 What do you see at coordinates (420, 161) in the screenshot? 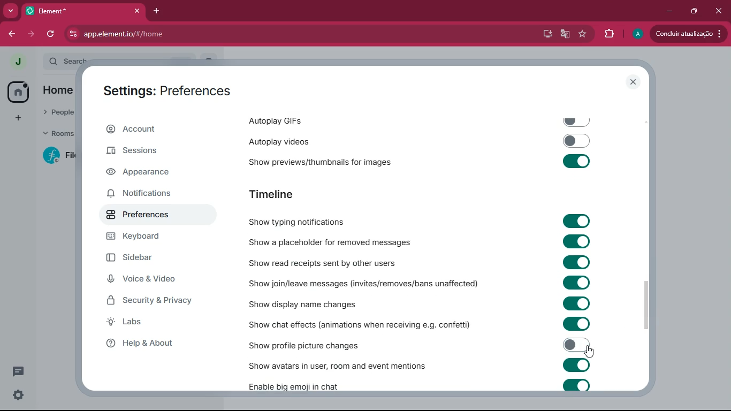
I see `‘Show previews/thumbnails for images` at bounding box center [420, 161].